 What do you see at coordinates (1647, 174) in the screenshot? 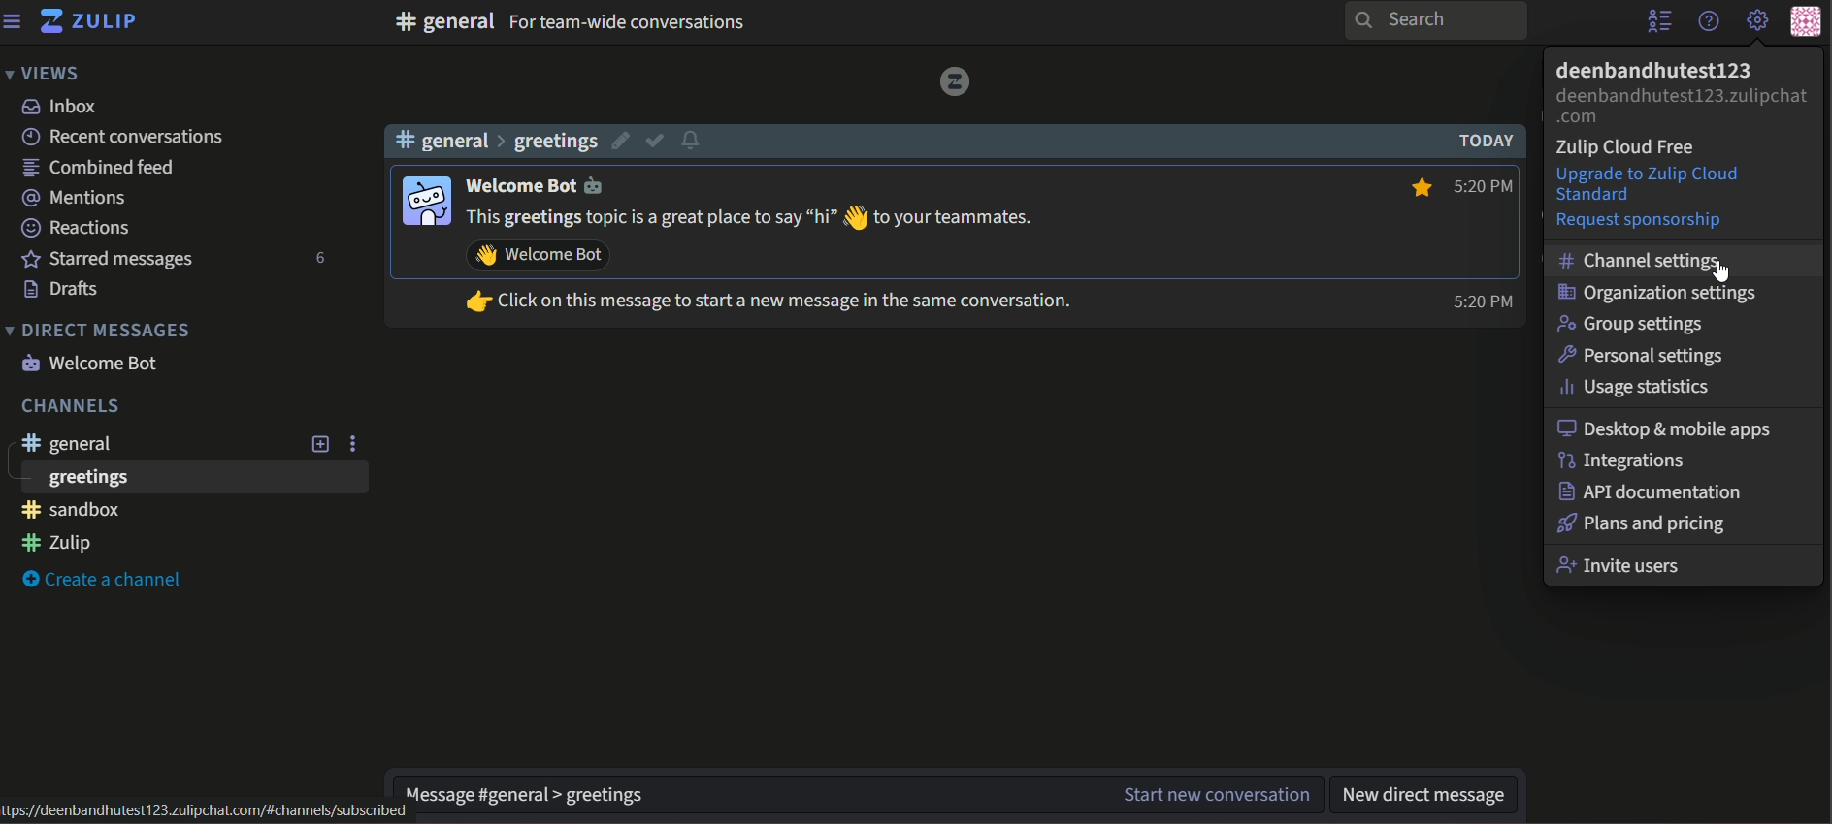
I see `upgrade to zulip` at bounding box center [1647, 174].